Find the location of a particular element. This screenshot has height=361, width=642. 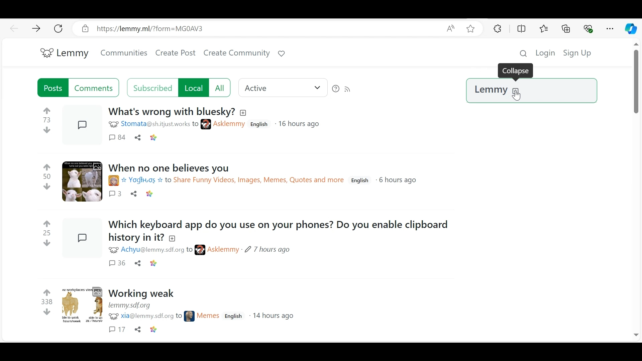

icon is located at coordinates (114, 317).